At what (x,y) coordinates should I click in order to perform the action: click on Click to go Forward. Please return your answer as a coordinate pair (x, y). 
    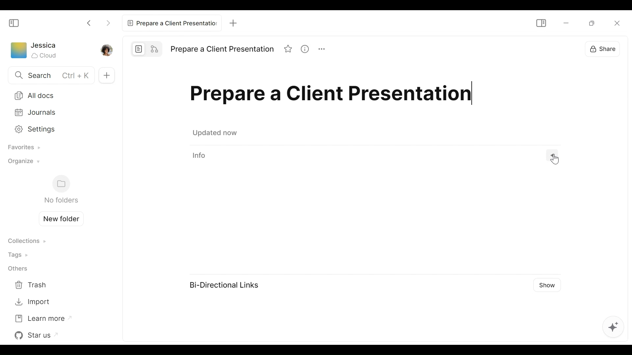
    Looking at the image, I should click on (108, 22).